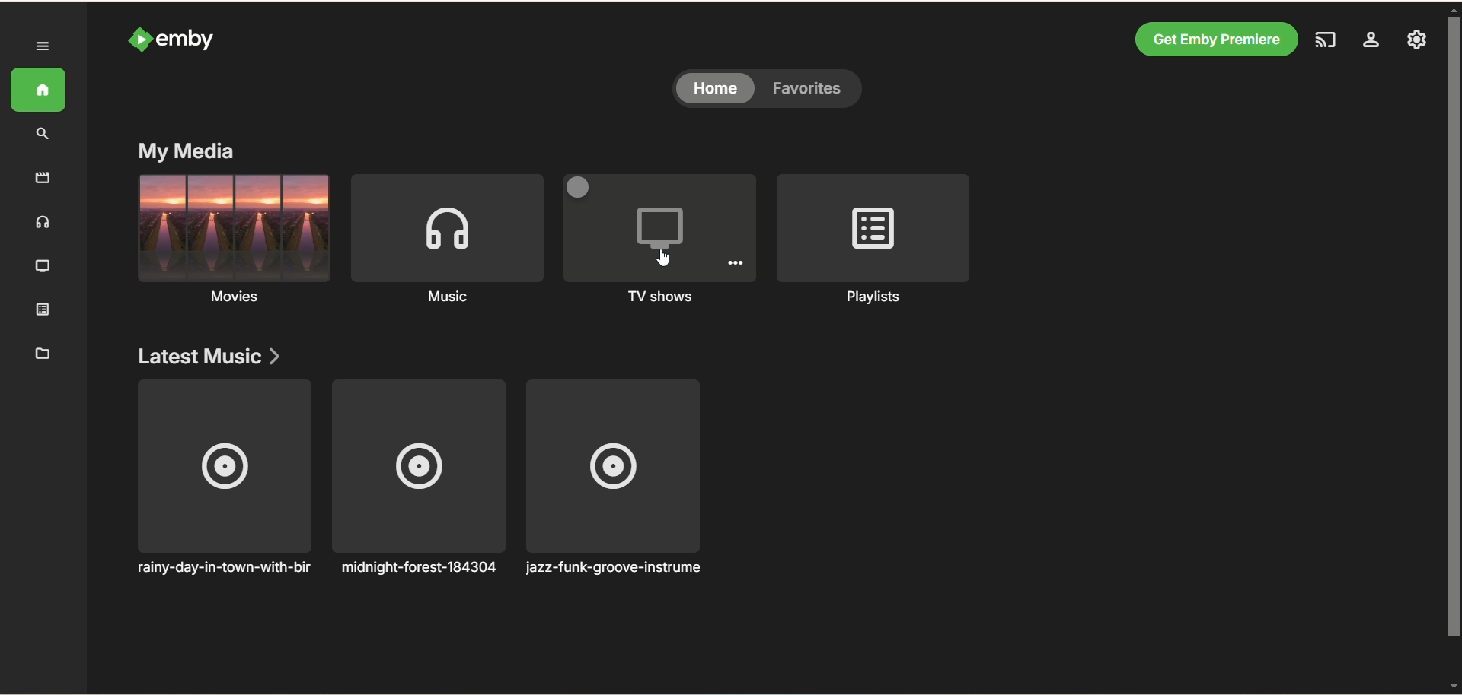 This screenshot has width=1462, height=695. Describe the element at coordinates (665, 258) in the screenshot. I see `cursor` at that location.